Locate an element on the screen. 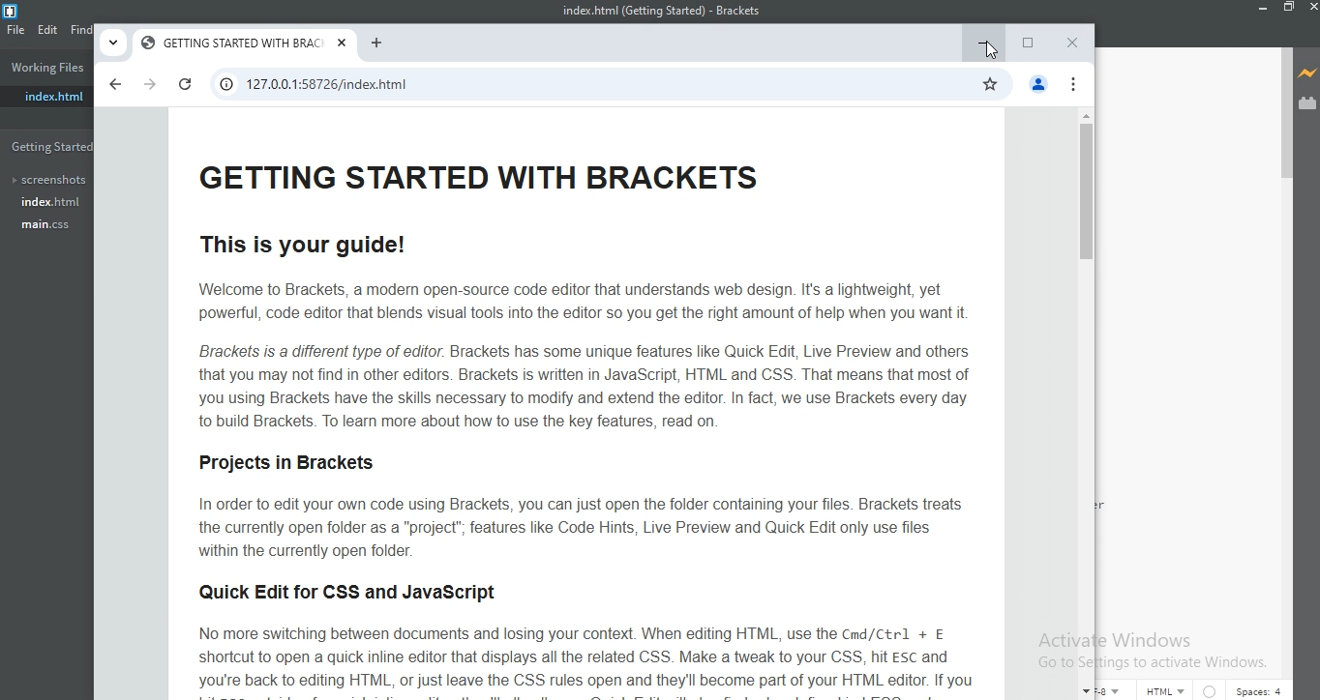 This screenshot has height=700, width=1320. logo is located at coordinates (15, 10).